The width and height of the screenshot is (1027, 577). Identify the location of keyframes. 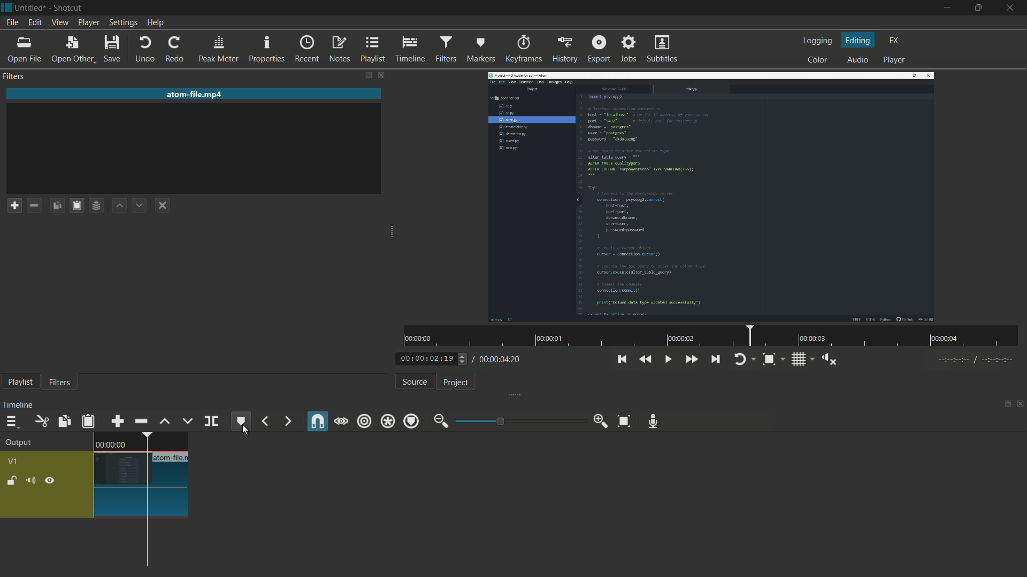
(522, 50).